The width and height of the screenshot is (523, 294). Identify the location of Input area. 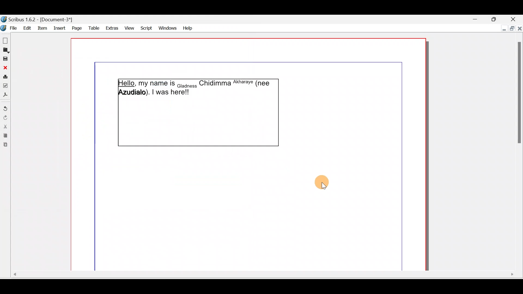
(205, 208).